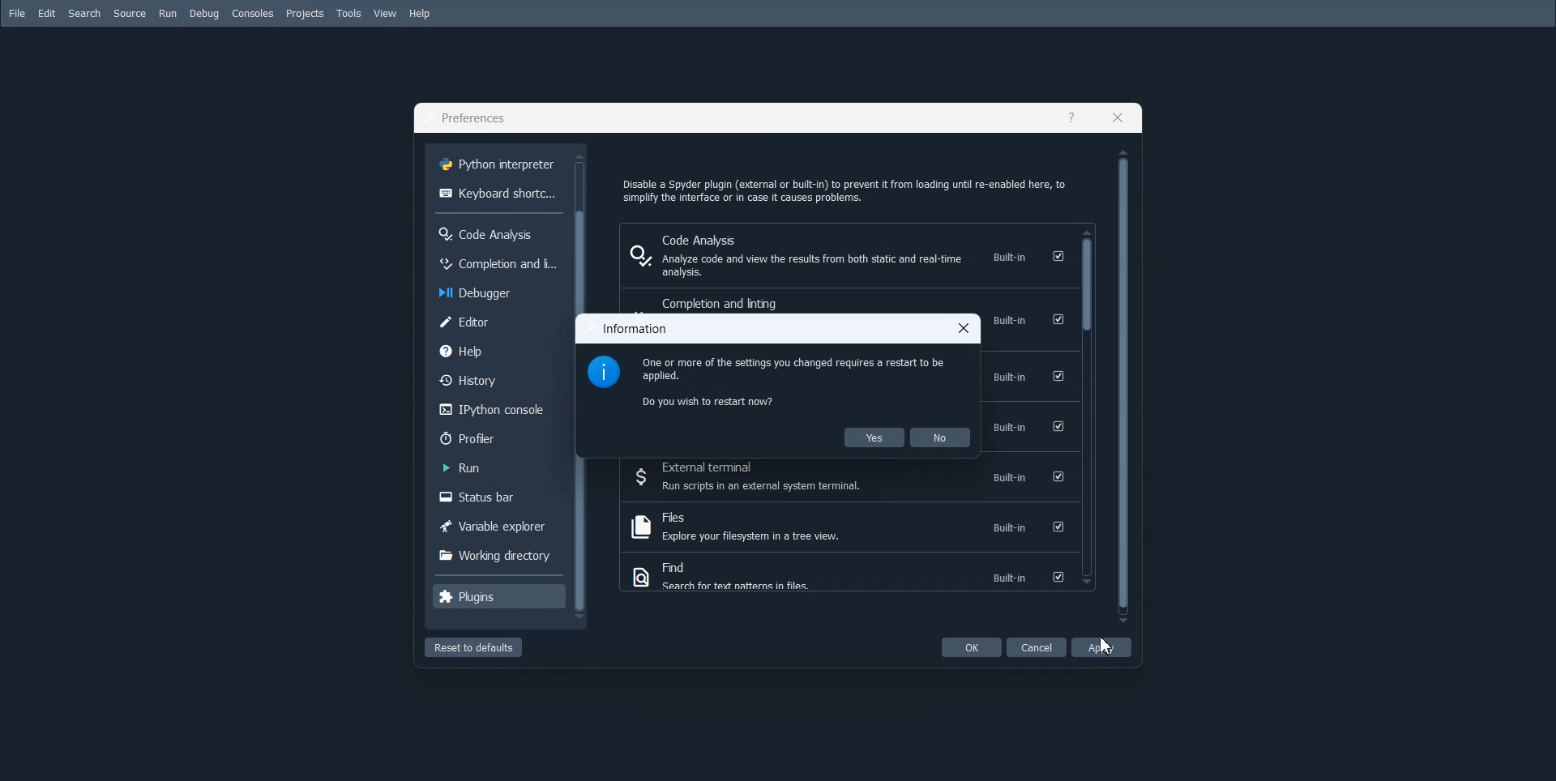 The height and width of the screenshot is (781, 1556). I want to click on Vertical scroll bar, so click(1123, 384).